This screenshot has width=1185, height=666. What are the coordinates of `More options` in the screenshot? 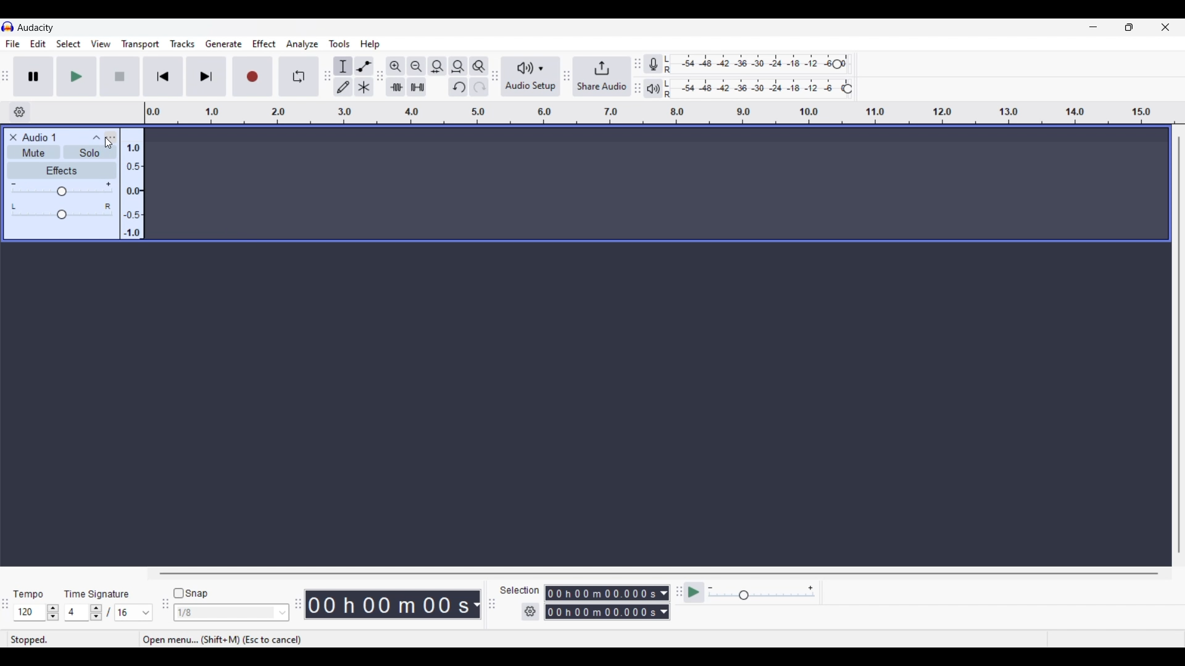 It's located at (101, 136).